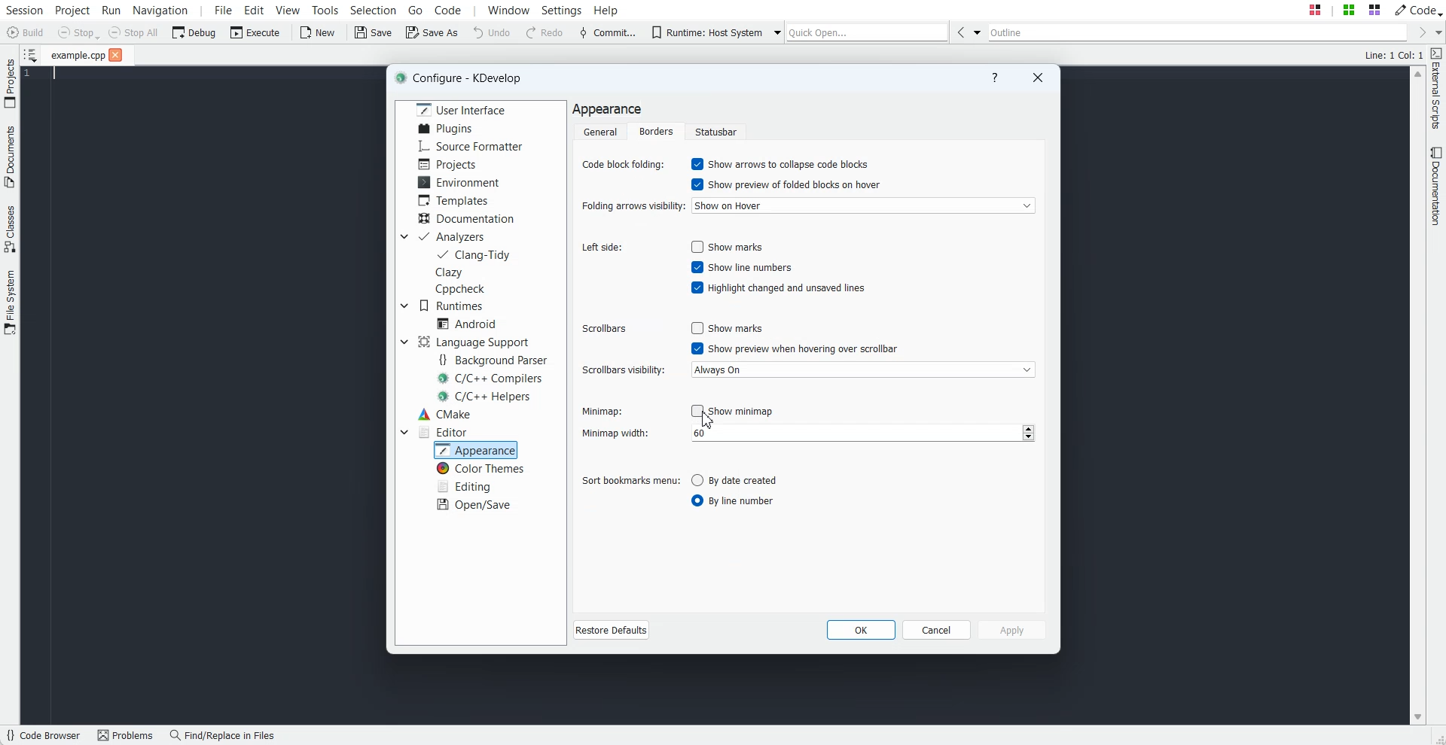 The height and width of the screenshot is (745, 1446). I want to click on Environment, so click(457, 182).